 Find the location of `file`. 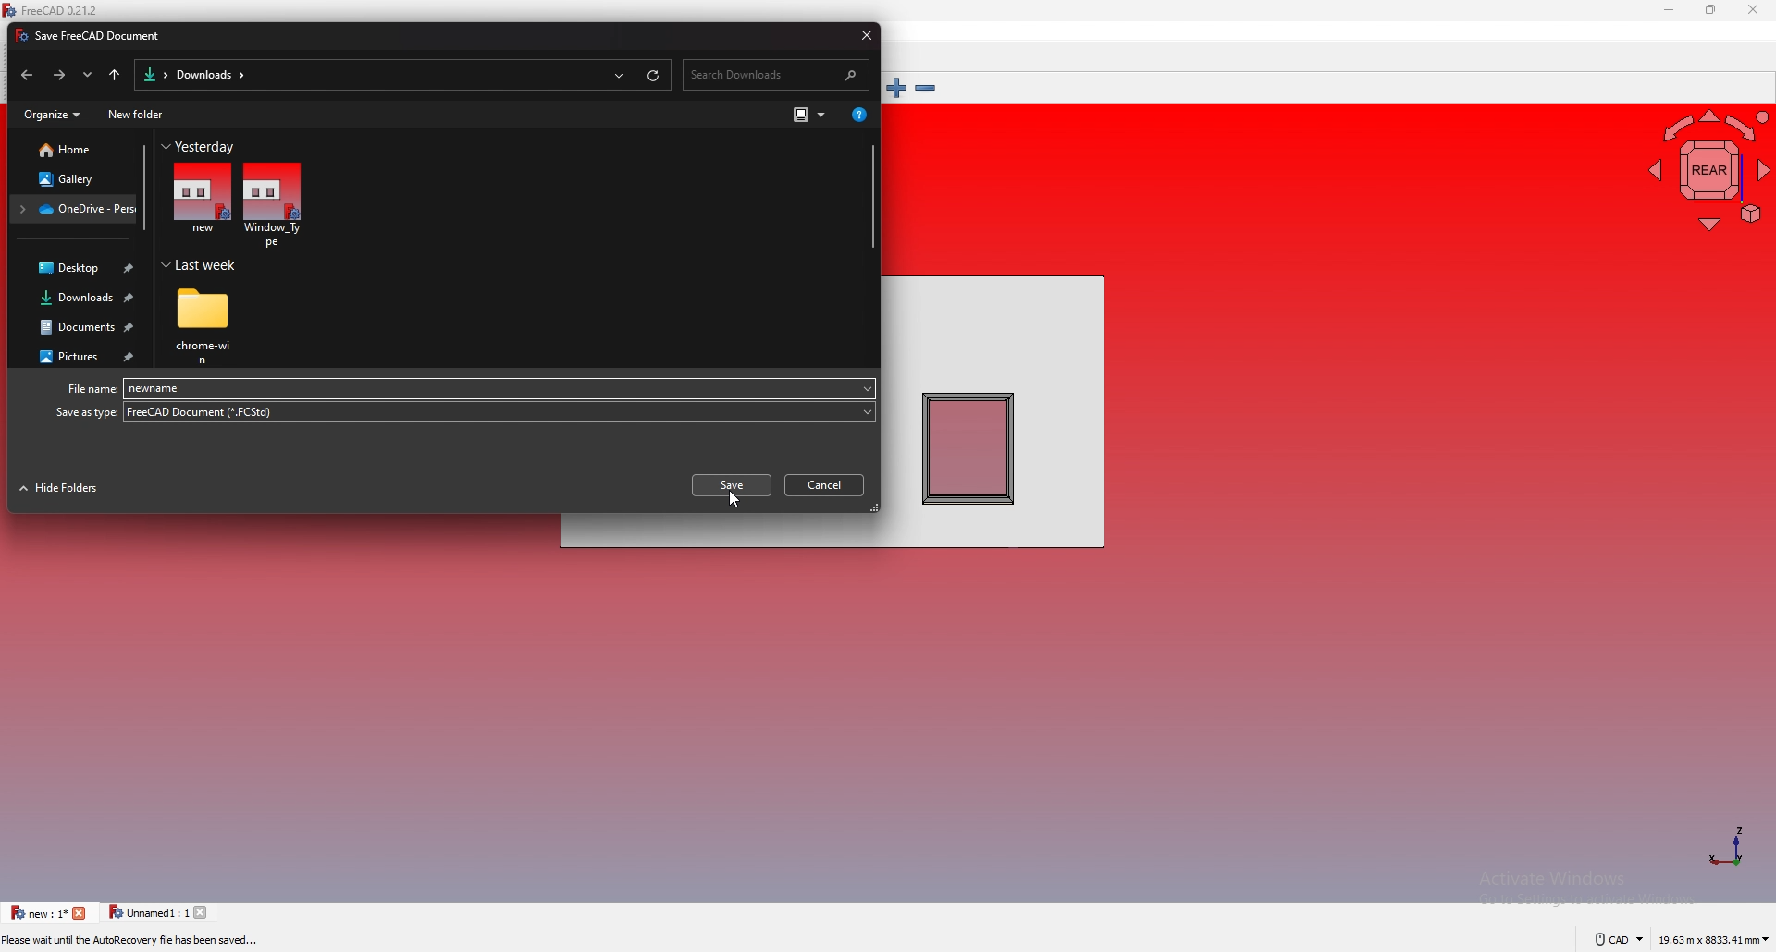

file is located at coordinates (276, 206).